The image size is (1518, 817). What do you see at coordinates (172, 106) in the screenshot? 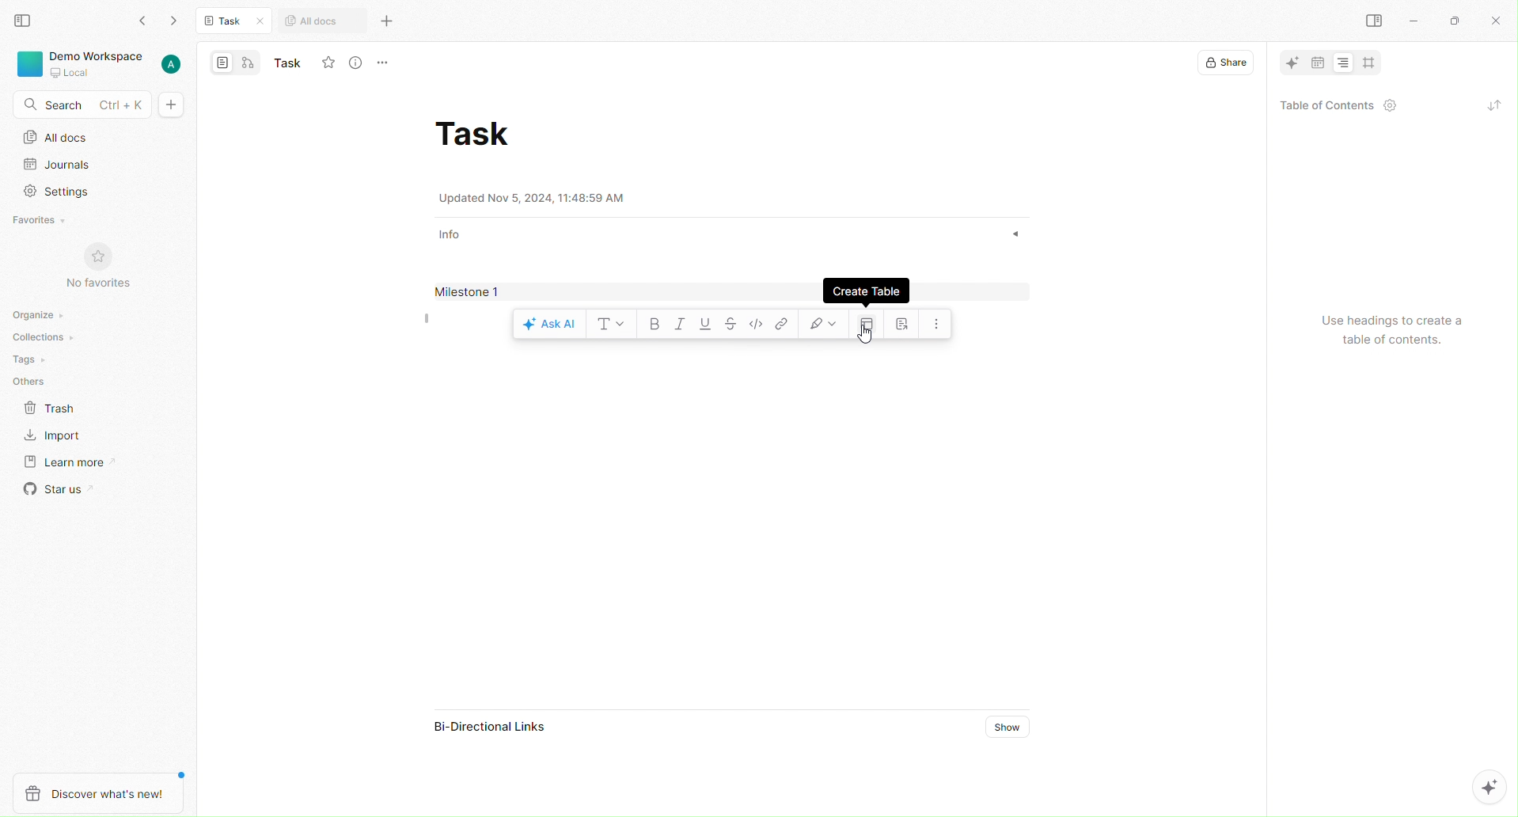
I see `Add` at bounding box center [172, 106].